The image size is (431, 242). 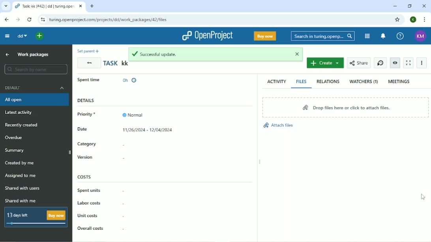 What do you see at coordinates (105, 158) in the screenshot?
I see `Version` at bounding box center [105, 158].